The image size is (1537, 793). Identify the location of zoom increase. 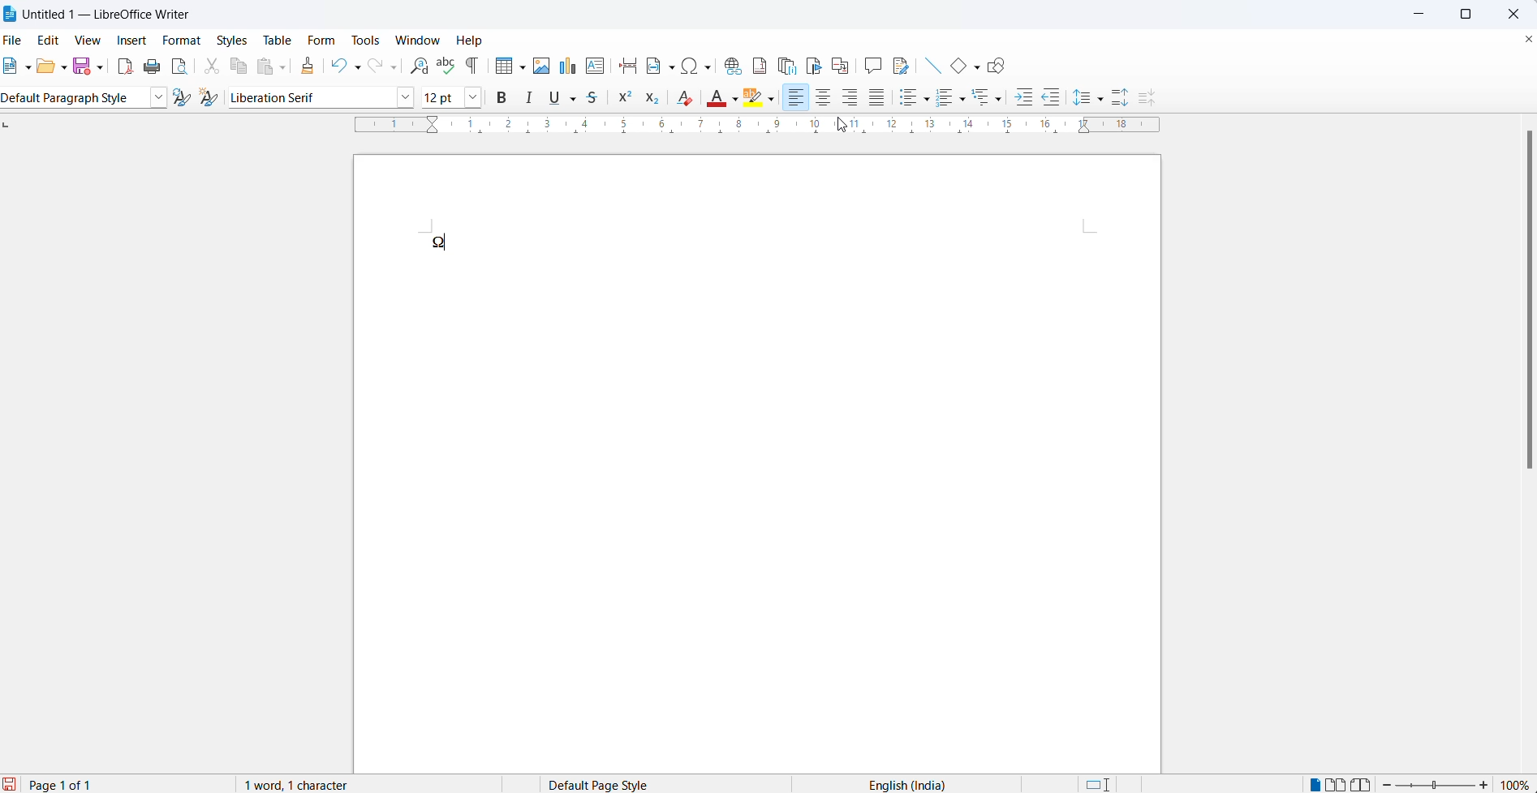
(1487, 785).